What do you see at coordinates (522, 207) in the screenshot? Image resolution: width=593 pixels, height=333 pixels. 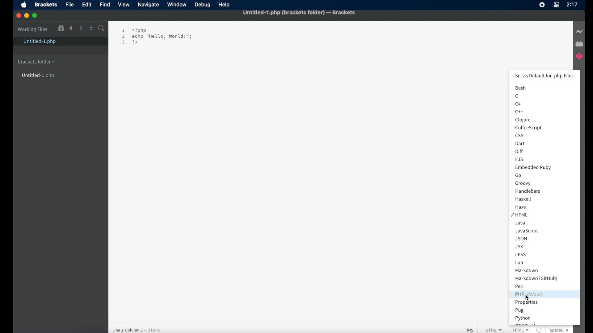 I see `haxe` at bounding box center [522, 207].